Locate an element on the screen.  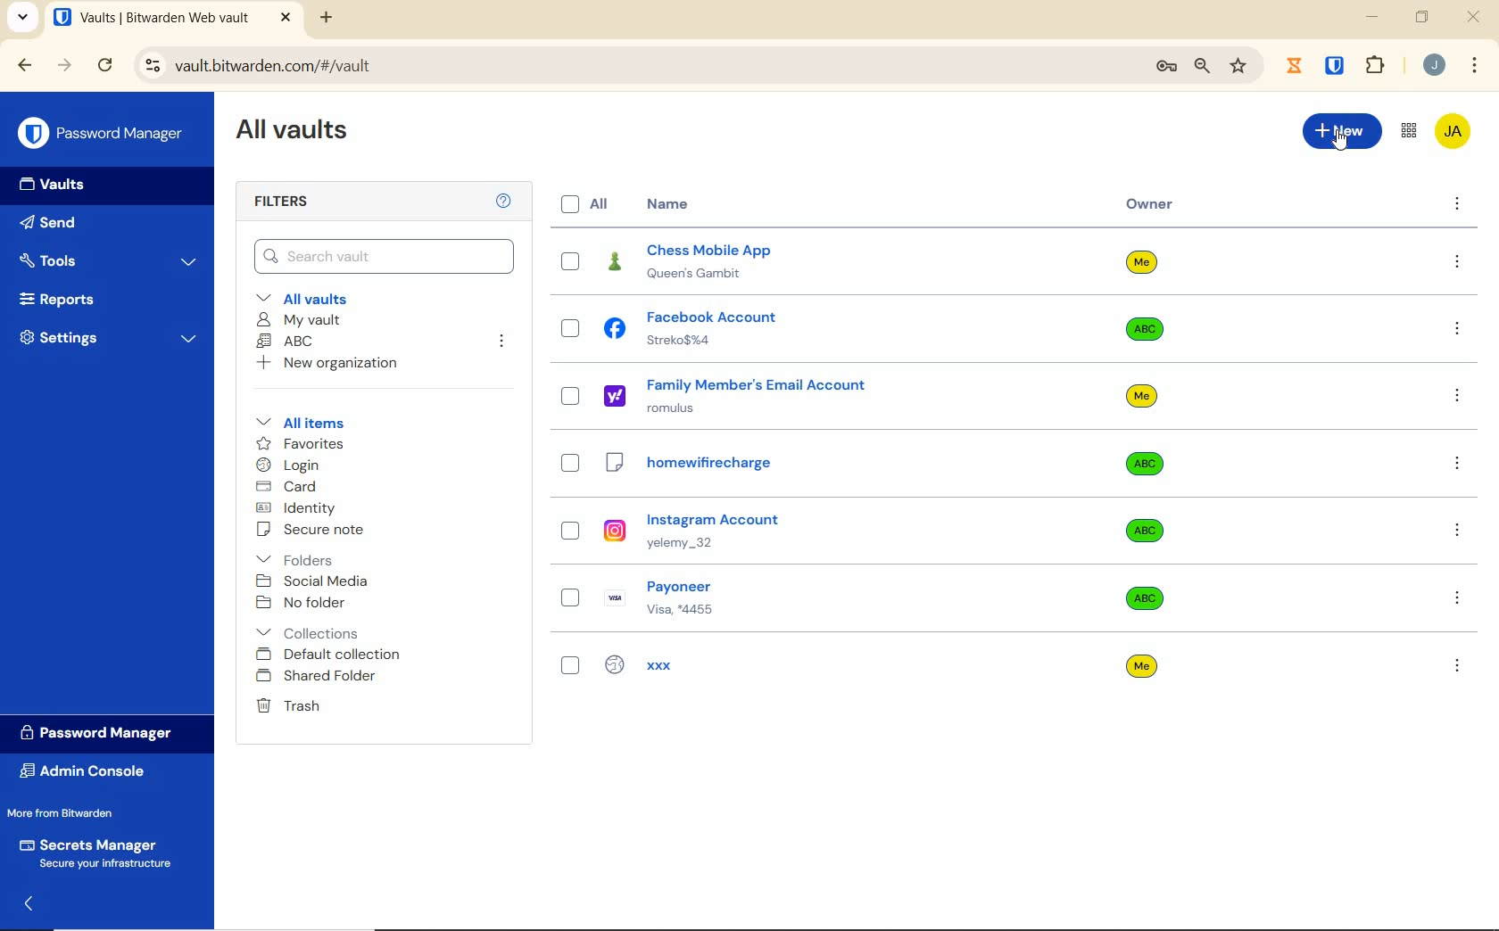
more options is located at coordinates (1458, 263).